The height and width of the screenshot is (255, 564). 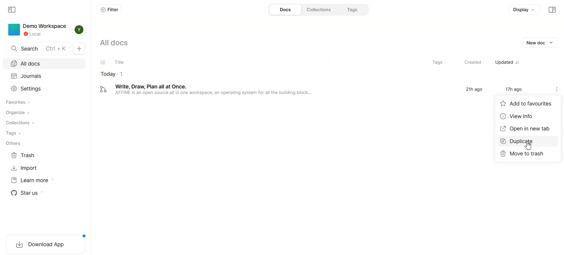 What do you see at coordinates (44, 113) in the screenshot?
I see `Organize` at bounding box center [44, 113].